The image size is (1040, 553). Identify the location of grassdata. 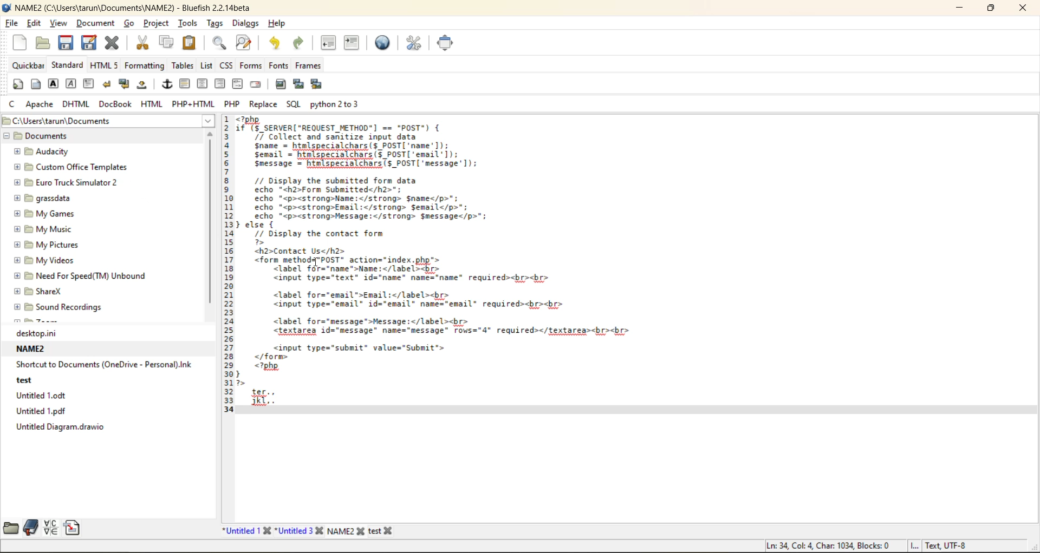
(51, 199).